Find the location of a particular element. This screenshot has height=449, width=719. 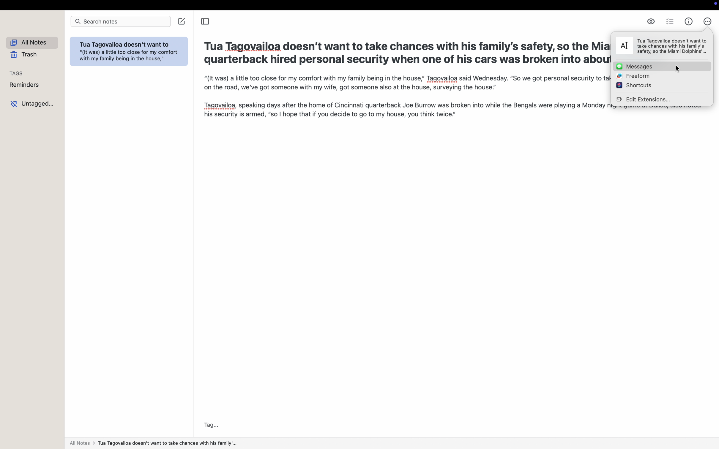

toggle sidebar is located at coordinates (204, 21).